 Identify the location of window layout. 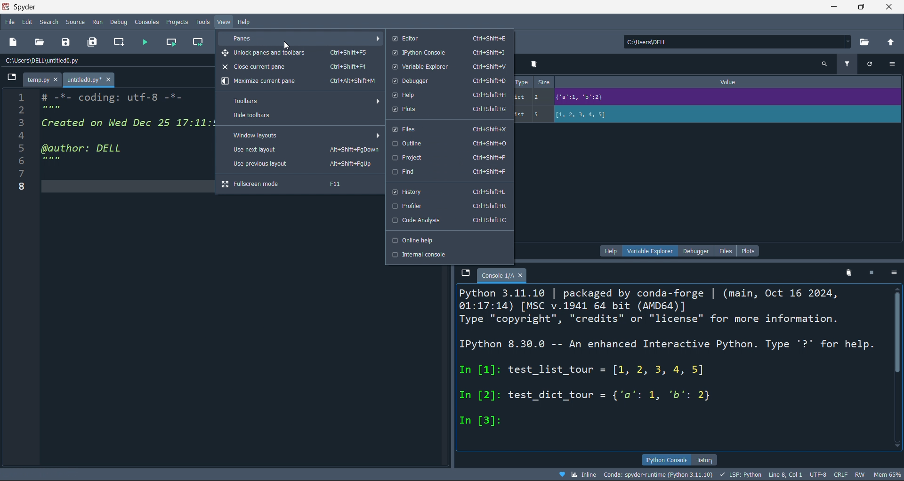
(300, 135).